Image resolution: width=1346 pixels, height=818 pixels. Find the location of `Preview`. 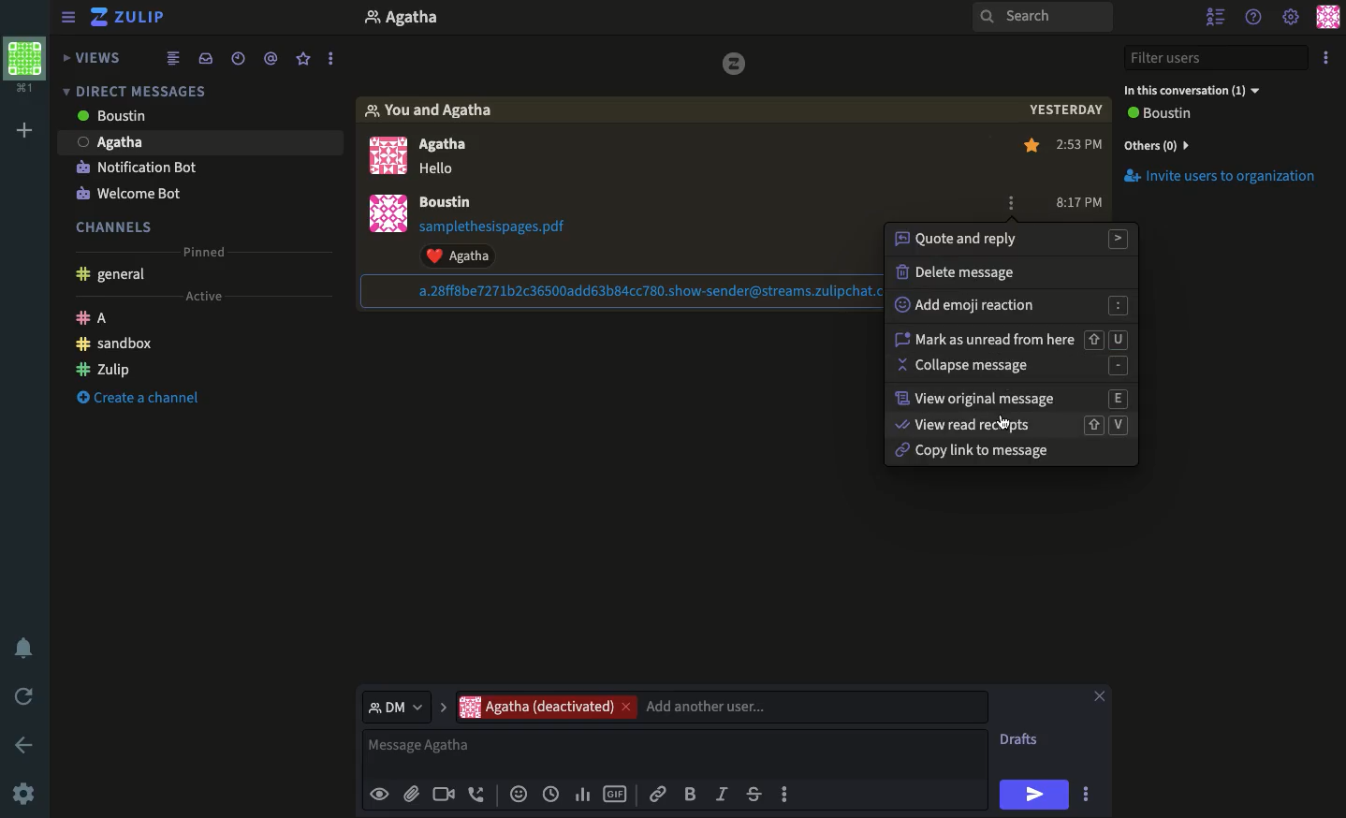

Preview is located at coordinates (379, 793).